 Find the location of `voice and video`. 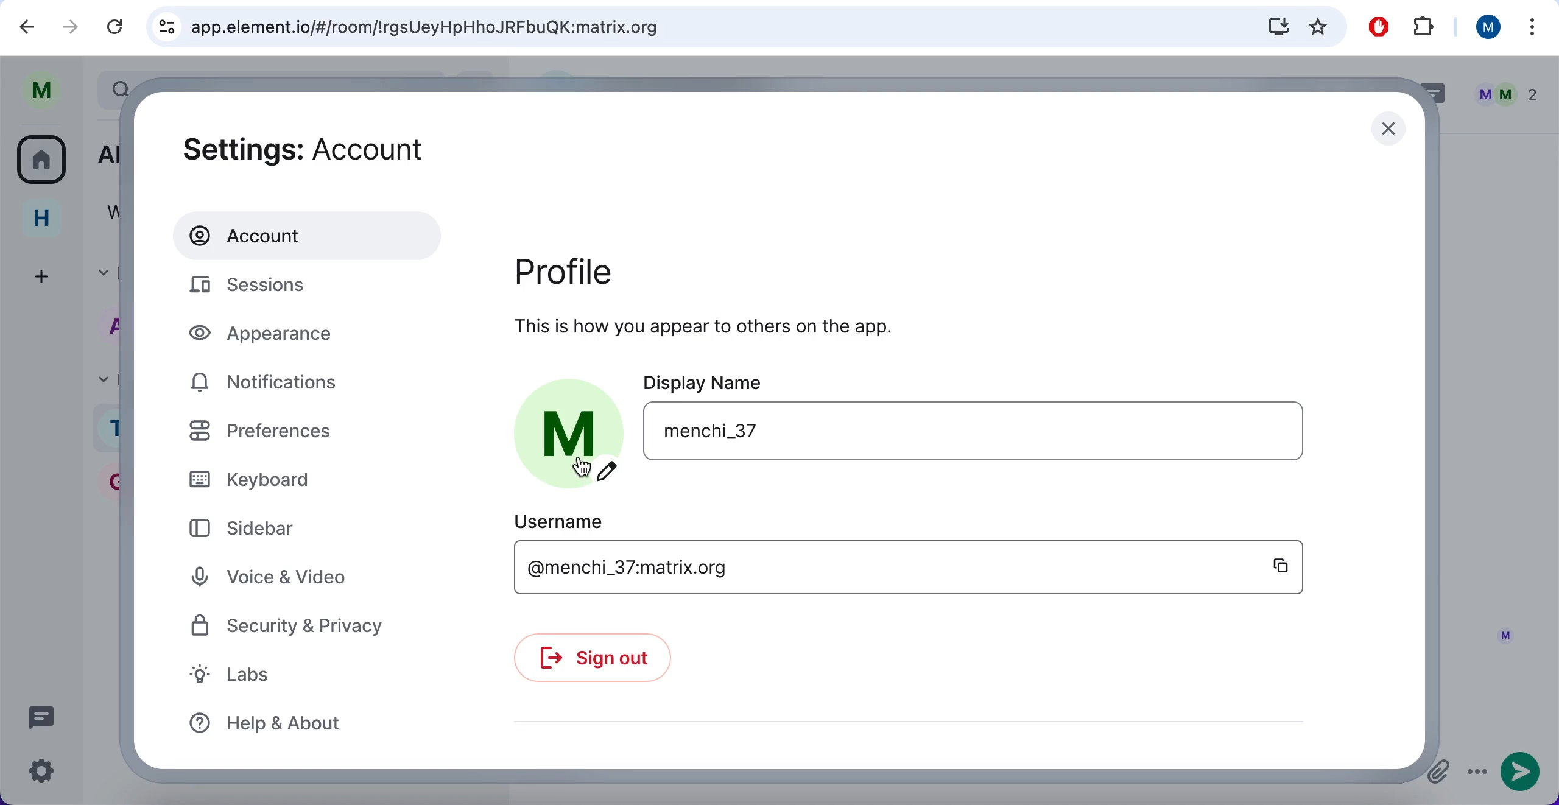

voice and video is located at coordinates (311, 579).